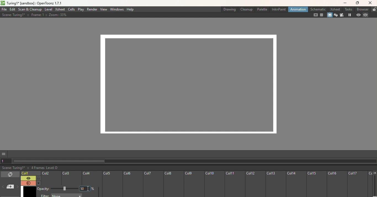 This screenshot has height=197, width=377. I want to click on Col15, so click(317, 184).